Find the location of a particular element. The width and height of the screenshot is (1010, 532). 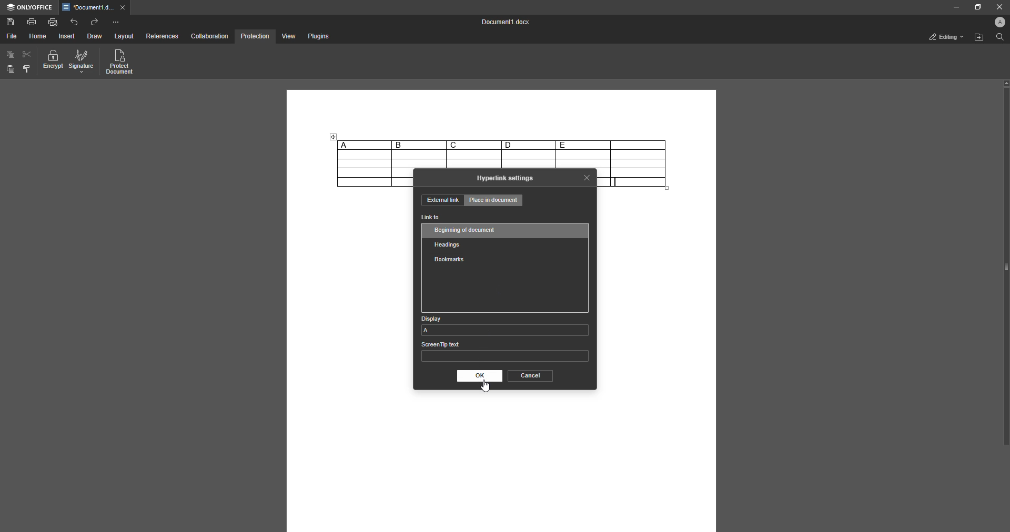

Cells is located at coordinates (502, 159).